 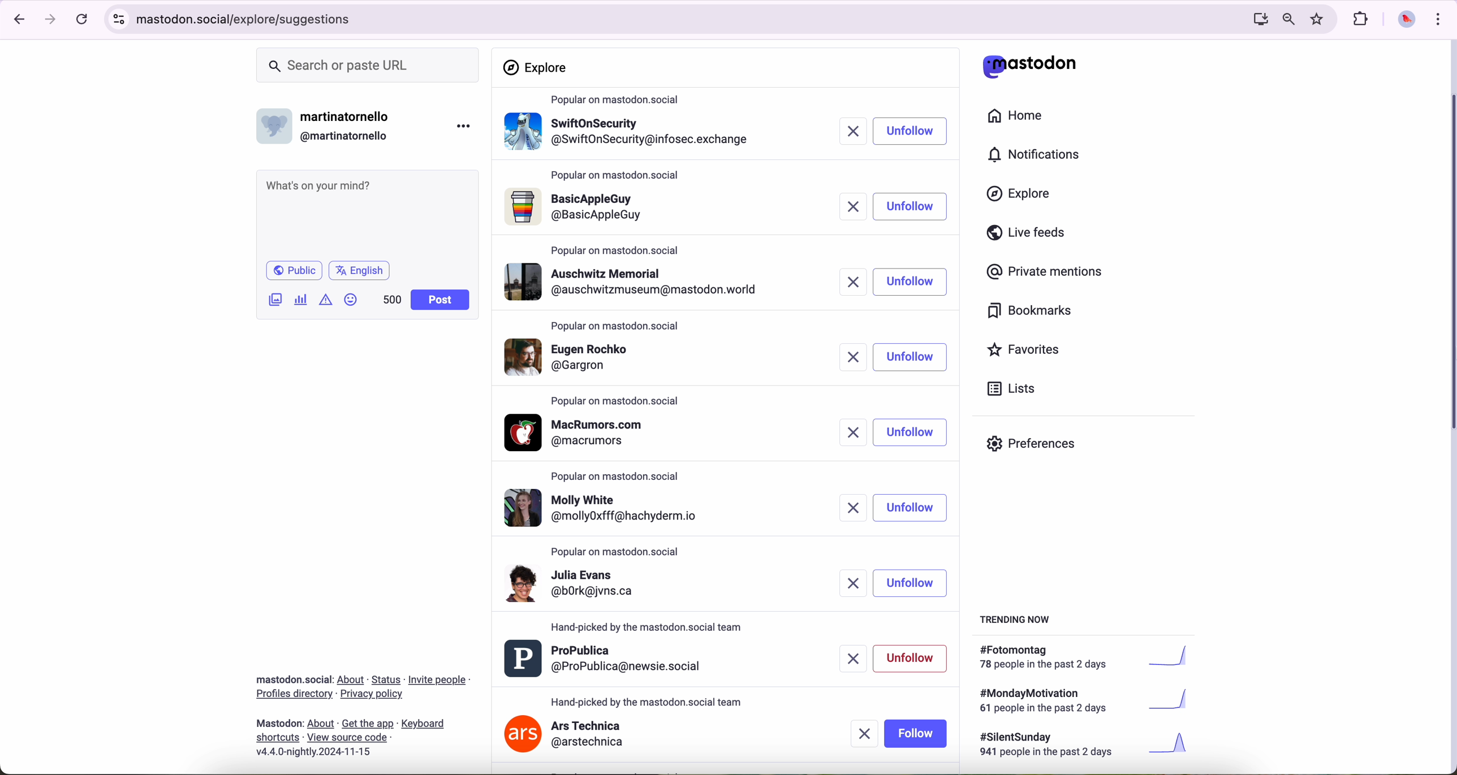 What do you see at coordinates (911, 132) in the screenshot?
I see `click on follow button` at bounding box center [911, 132].